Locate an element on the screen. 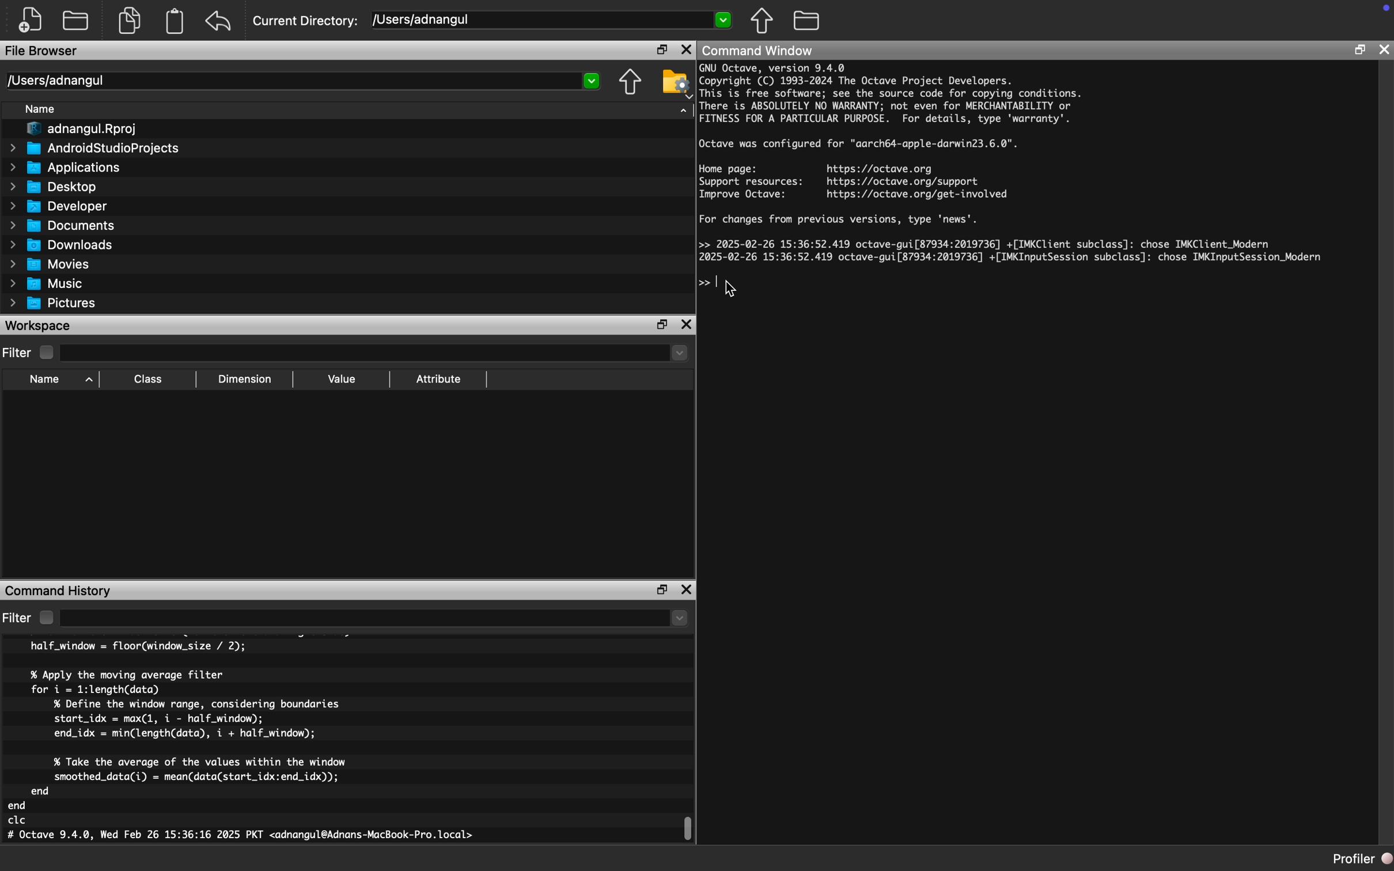 The width and height of the screenshot is (1394, 871). Parent Directory is located at coordinates (763, 22).